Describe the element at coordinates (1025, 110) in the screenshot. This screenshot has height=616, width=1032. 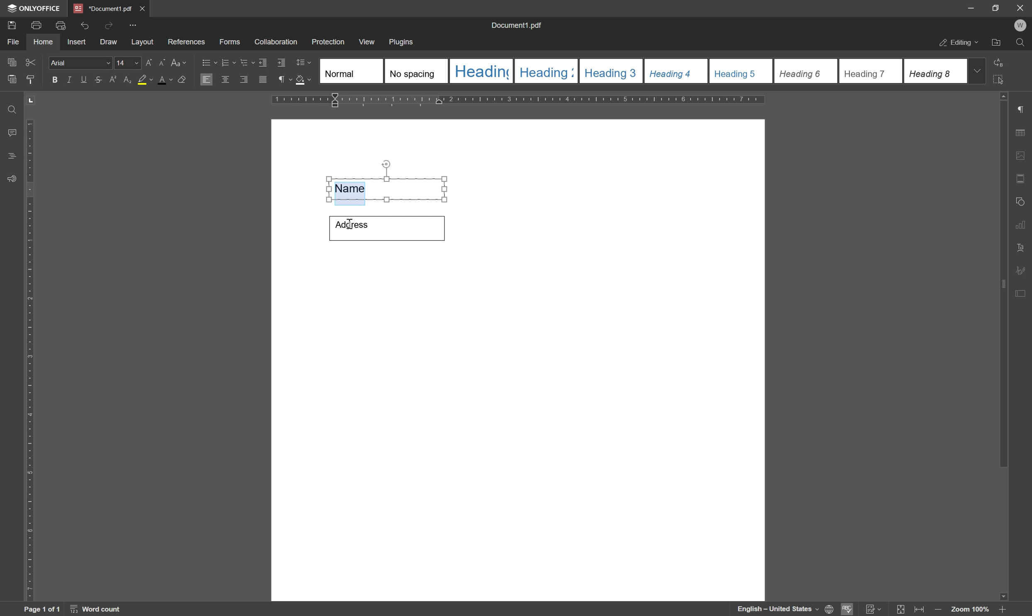
I see `paragraph settings` at that location.